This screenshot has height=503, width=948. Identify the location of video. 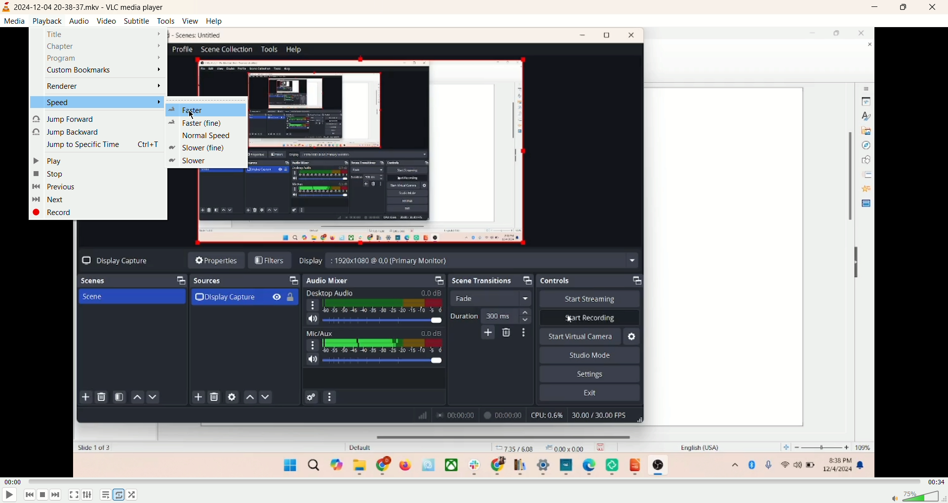
(106, 21).